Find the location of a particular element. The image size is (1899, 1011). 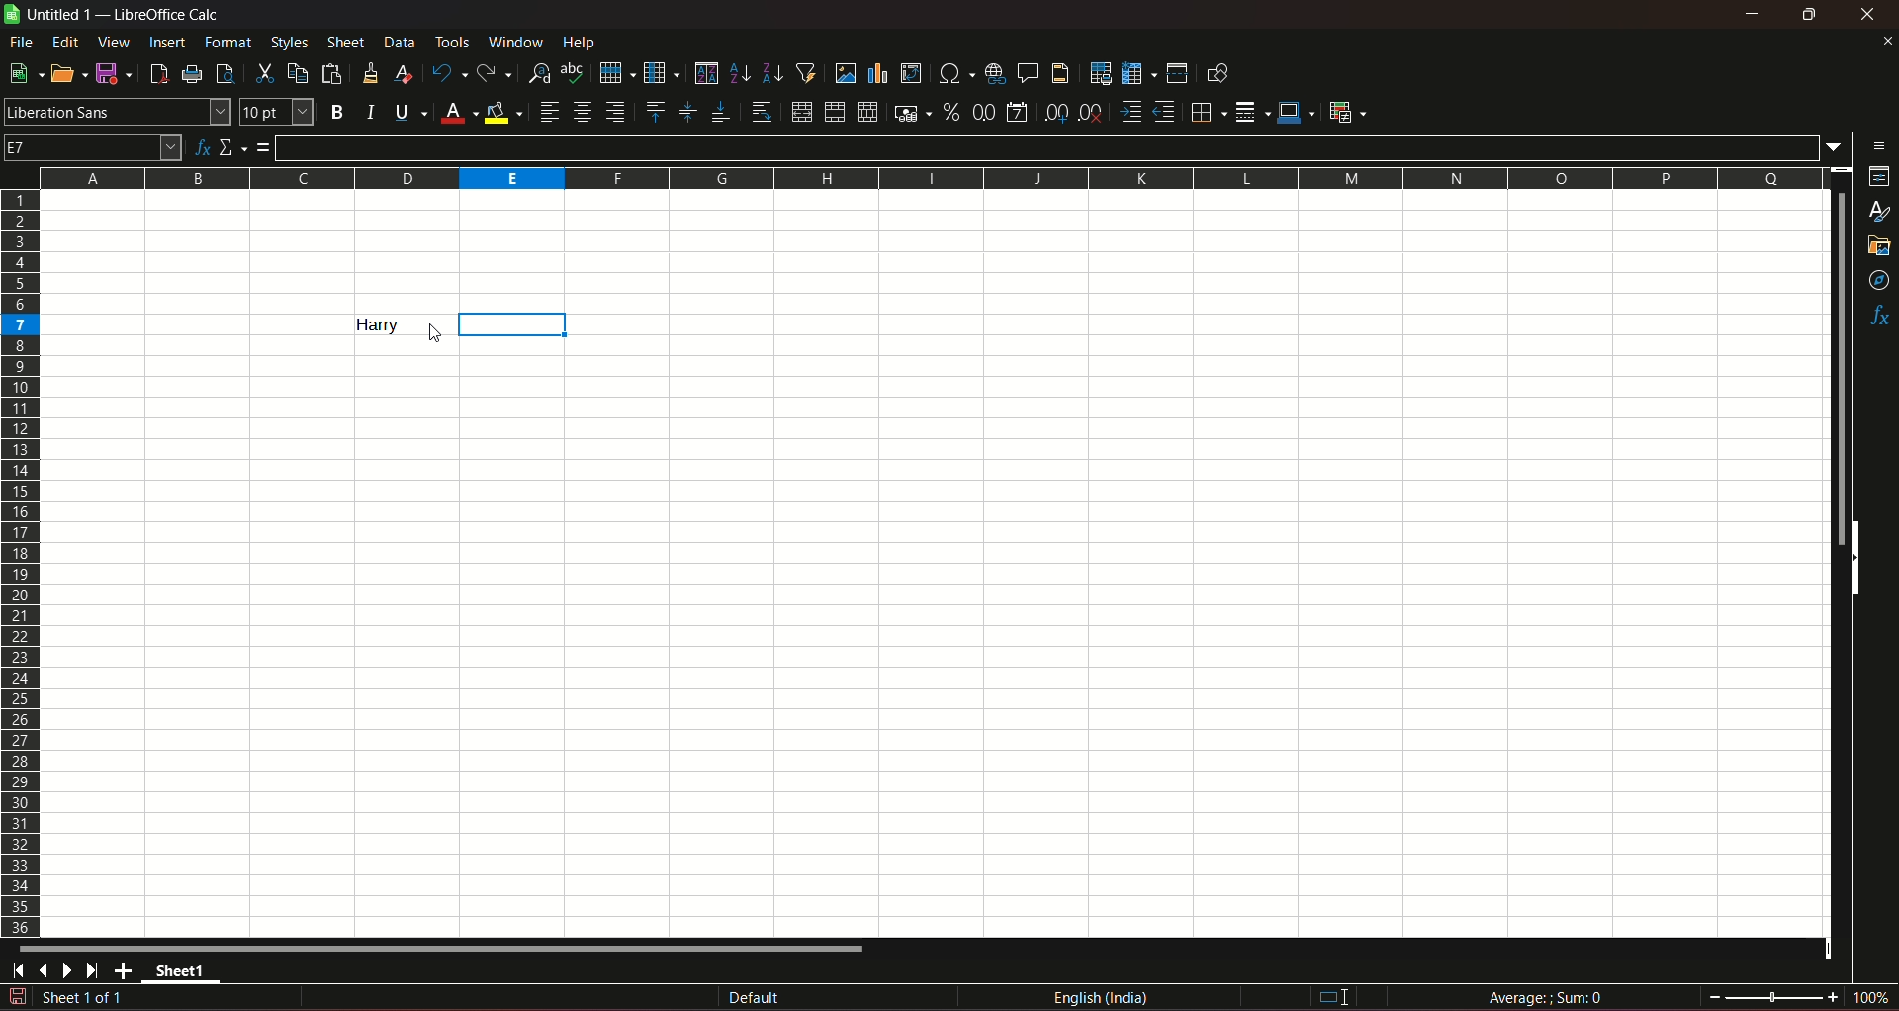

decrease indent is located at coordinates (1164, 112).